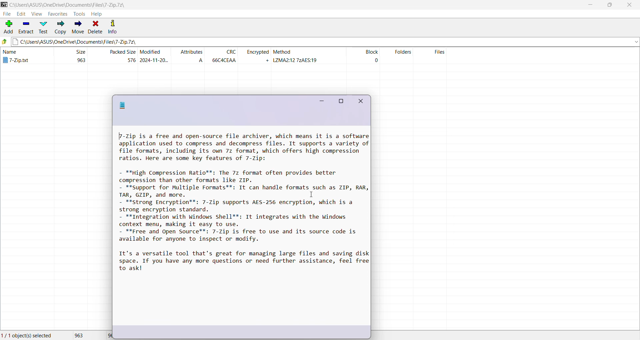 The height and width of the screenshot is (340, 640). Describe the element at coordinates (341, 101) in the screenshot. I see `Maximize` at that location.